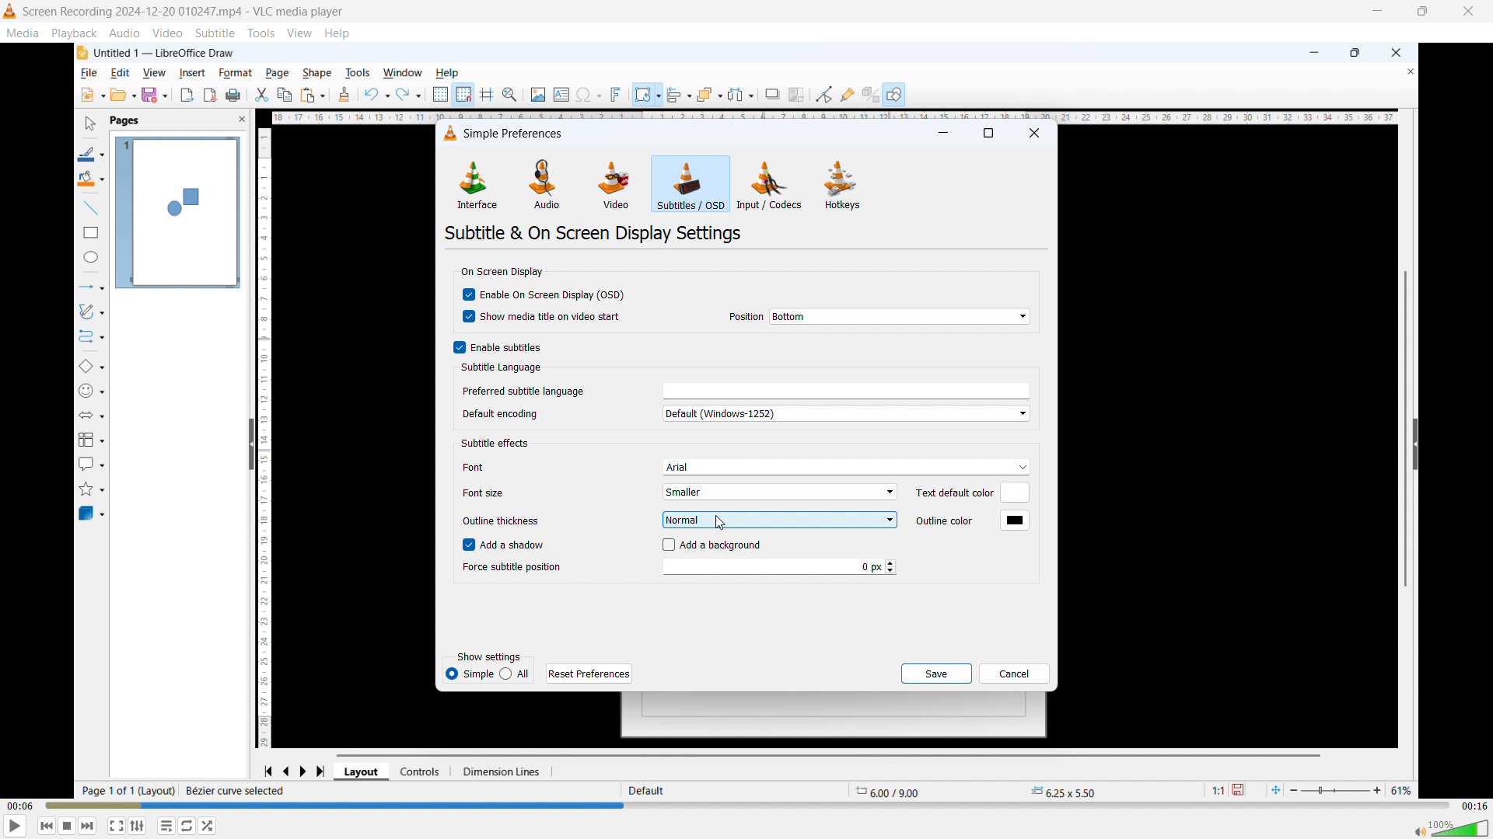  What do you see at coordinates (770, 186) in the screenshot?
I see `Input or codecs ` at bounding box center [770, 186].